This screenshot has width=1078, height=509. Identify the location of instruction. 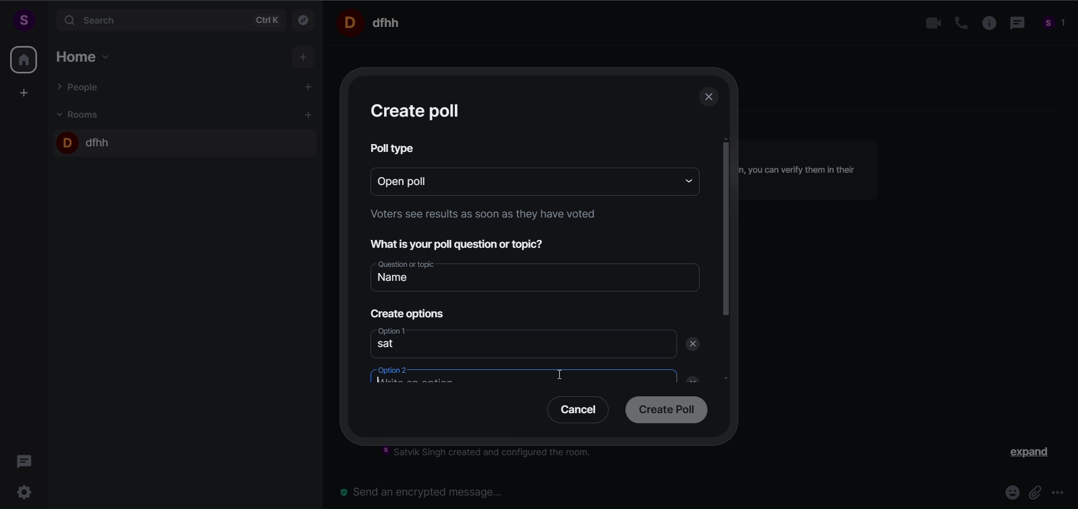
(480, 216).